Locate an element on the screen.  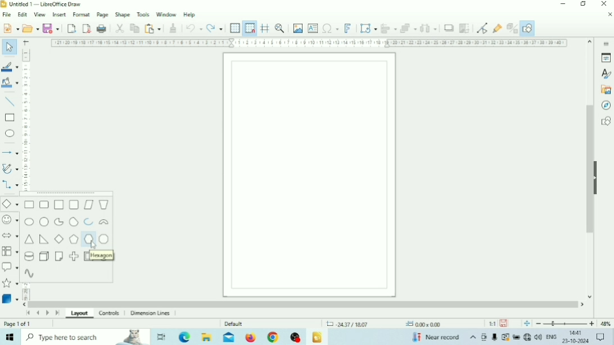
Isosceles Triangle is located at coordinates (29, 239).